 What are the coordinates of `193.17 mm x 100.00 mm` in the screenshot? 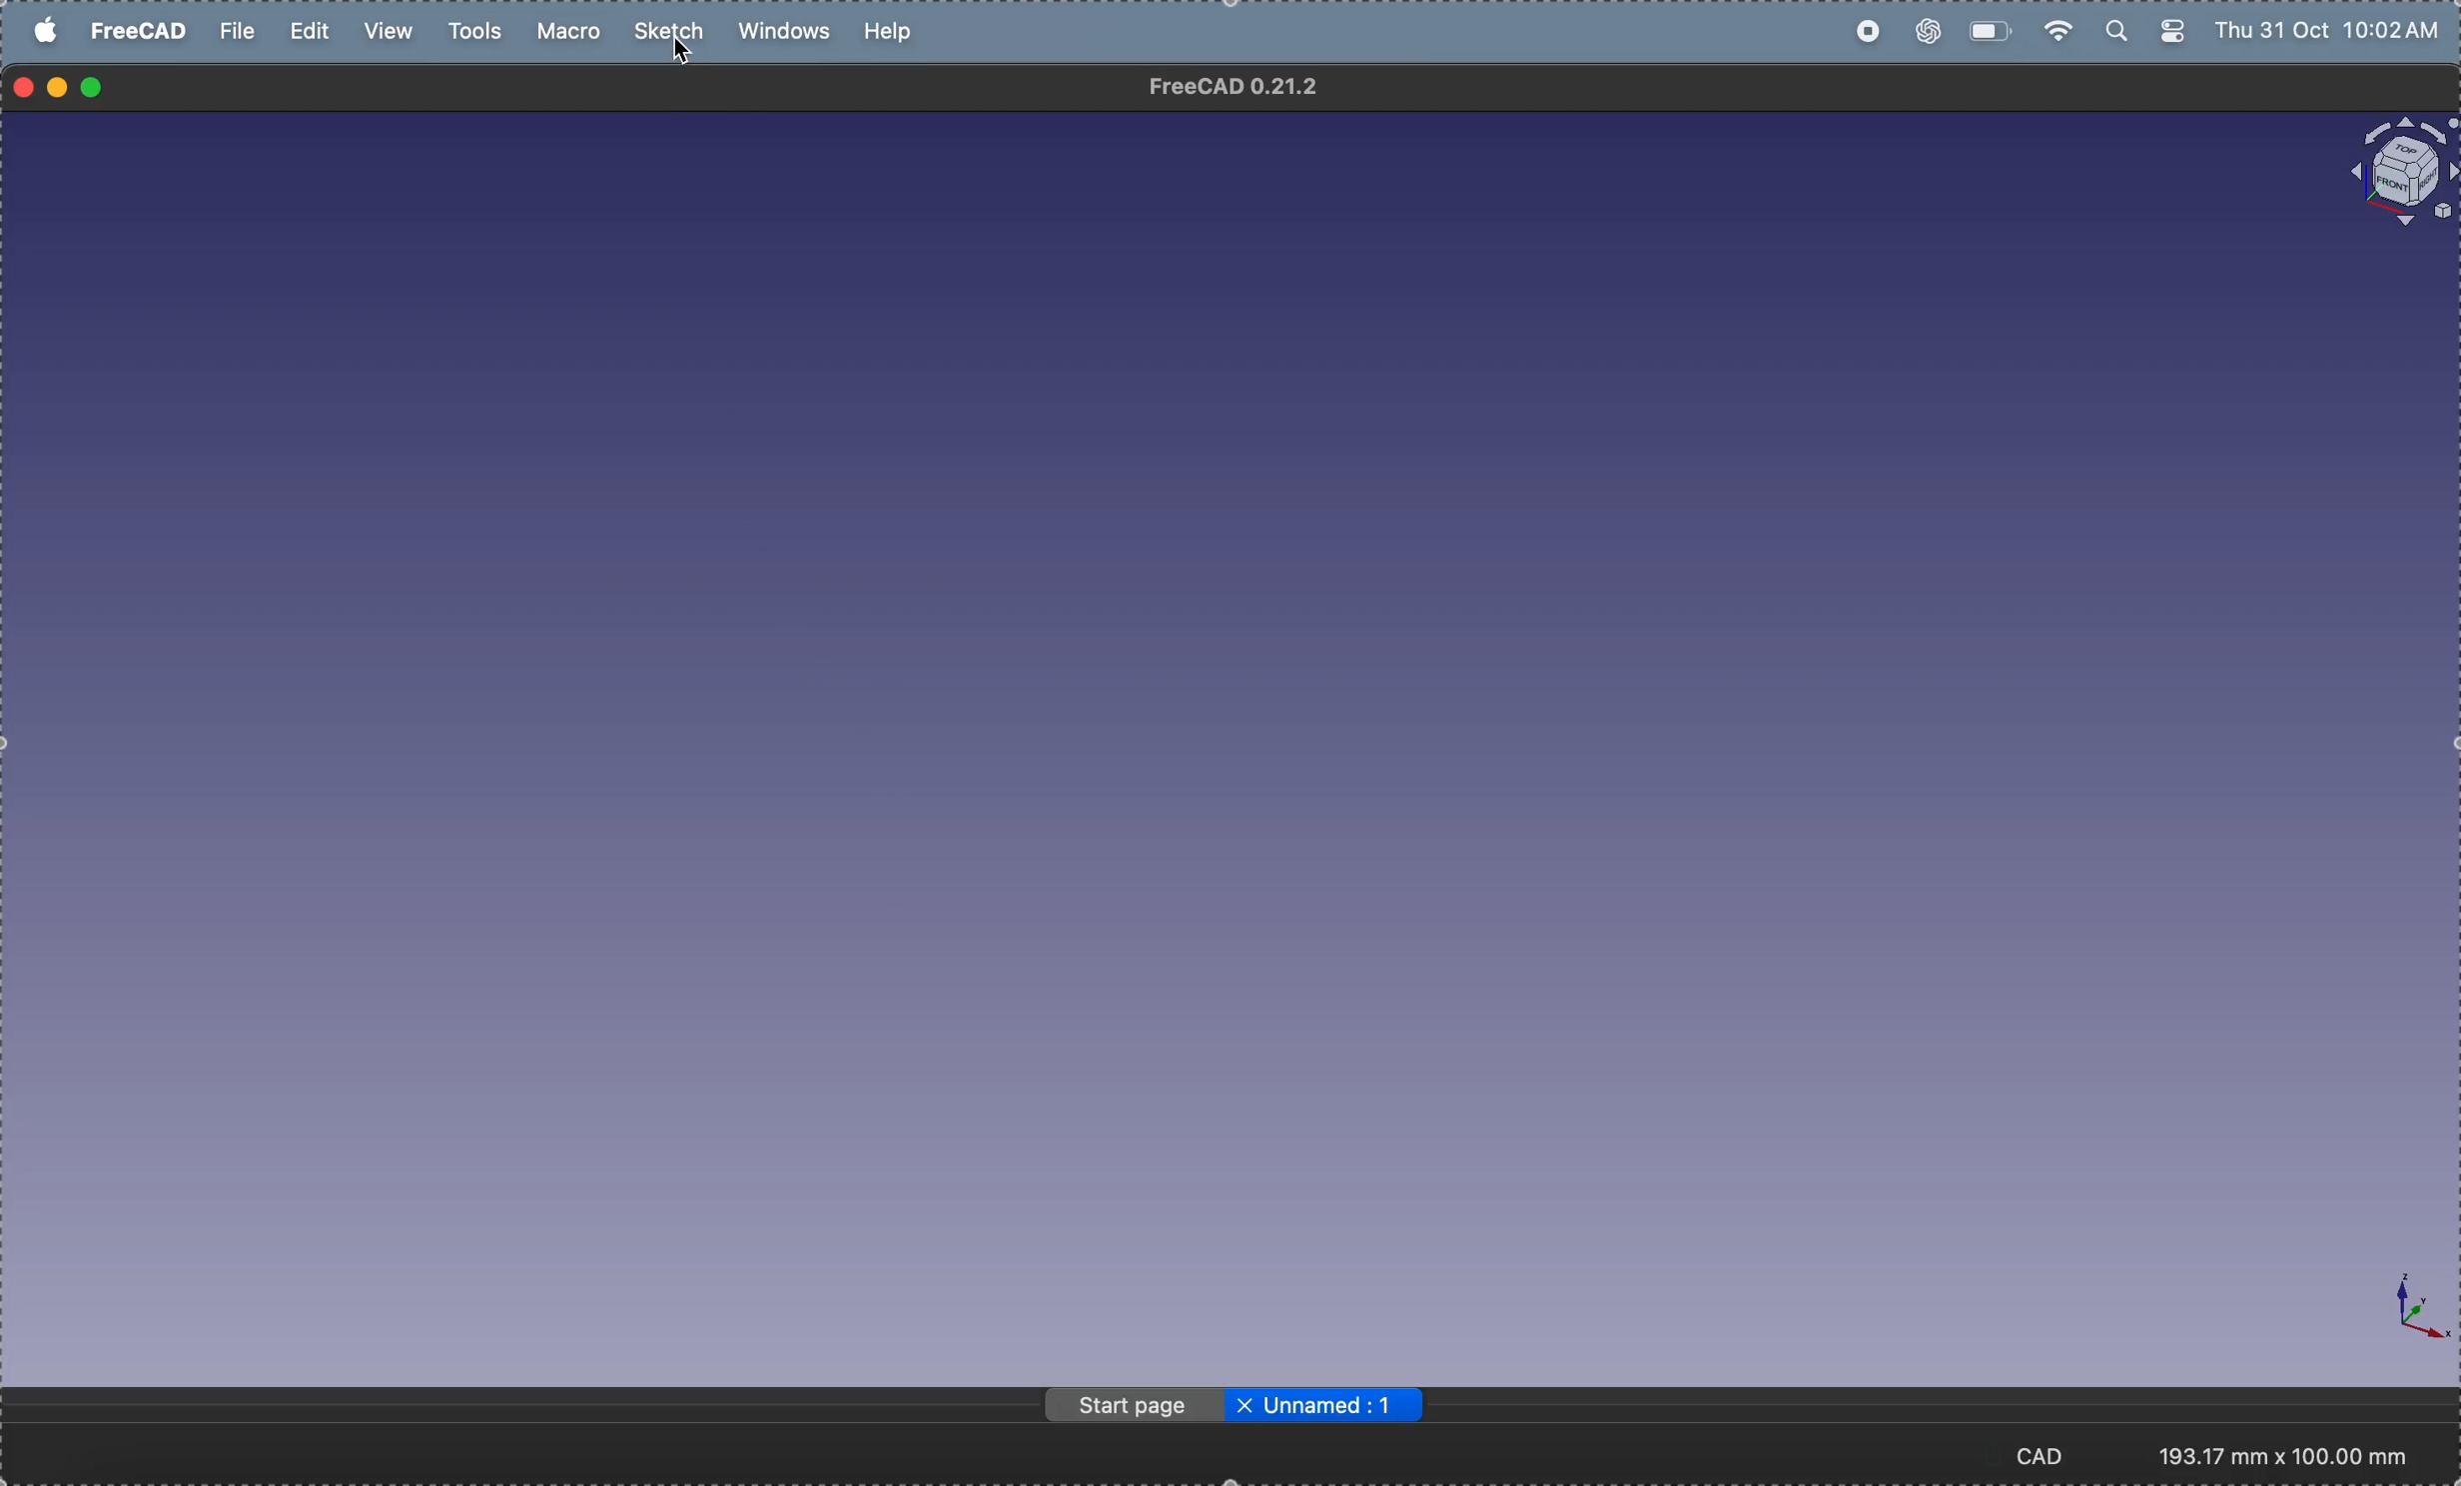 It's located at (2284, 1456).